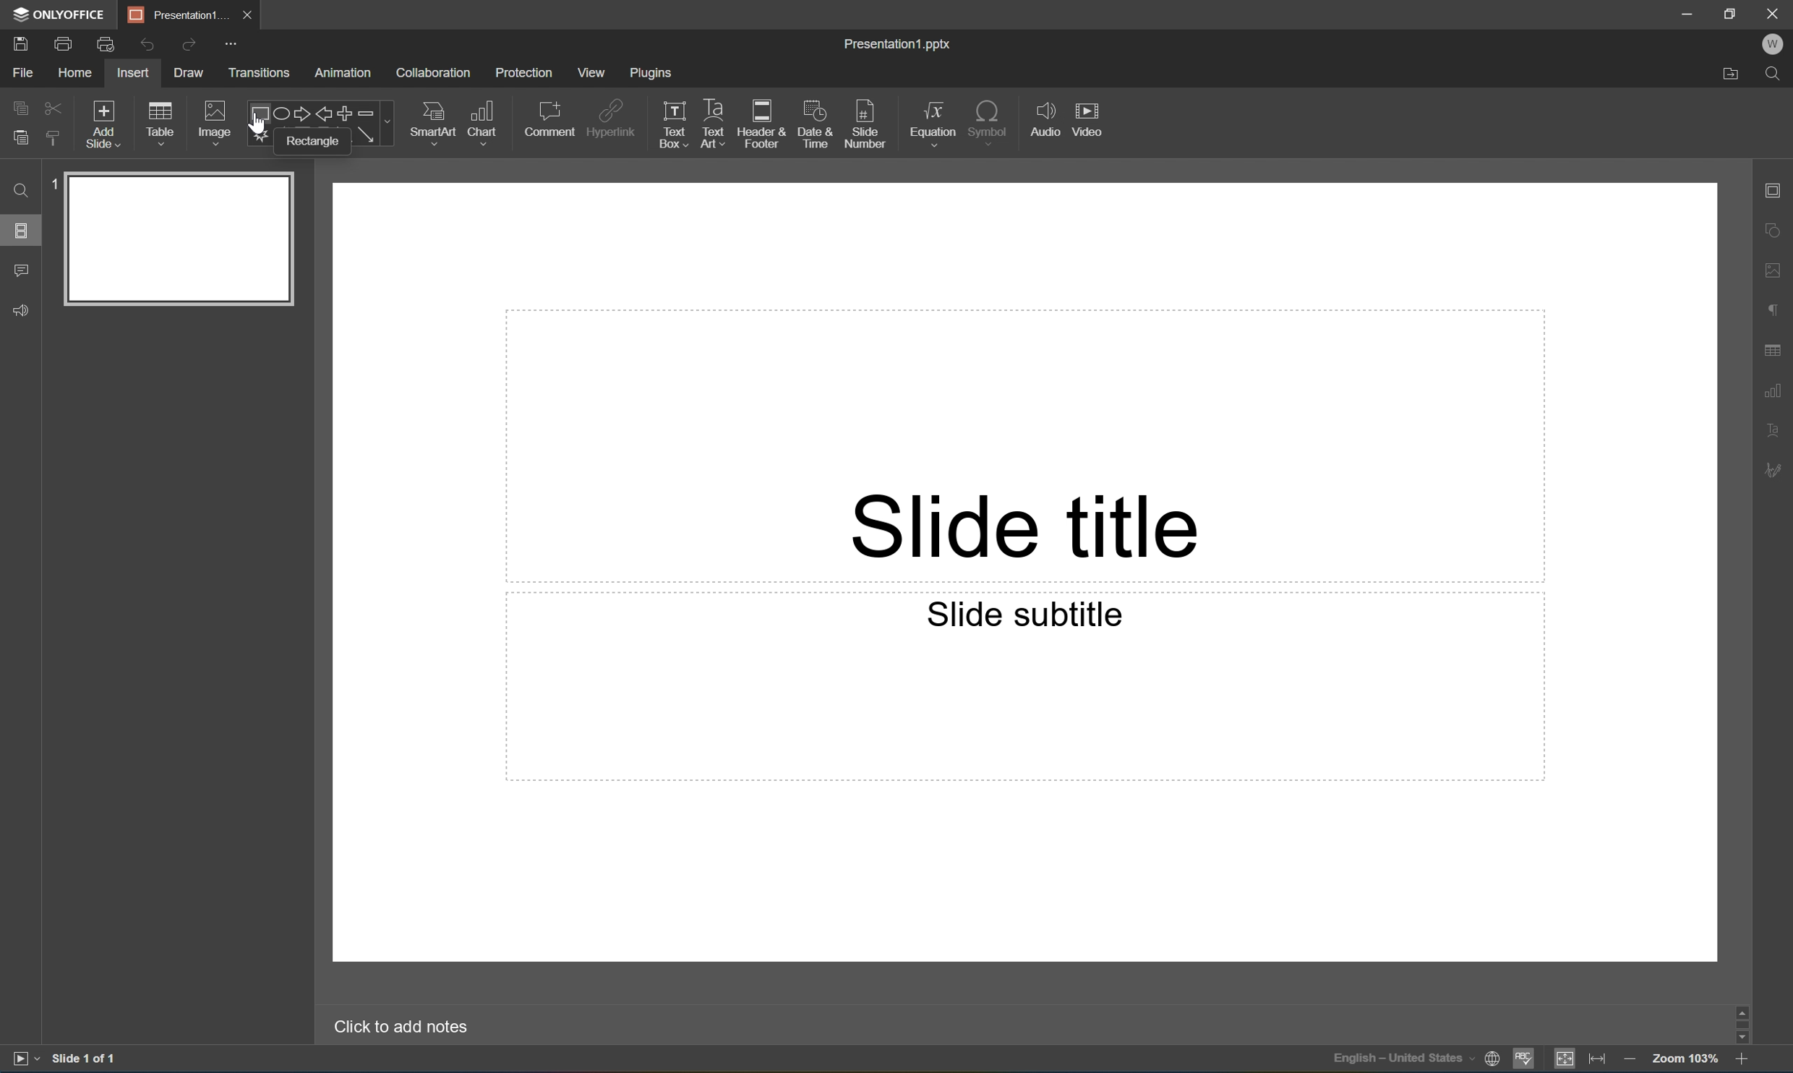  Describe the element at coordinates (1032, 616) in the screenshot. I see `Slide subtitle` at that location.